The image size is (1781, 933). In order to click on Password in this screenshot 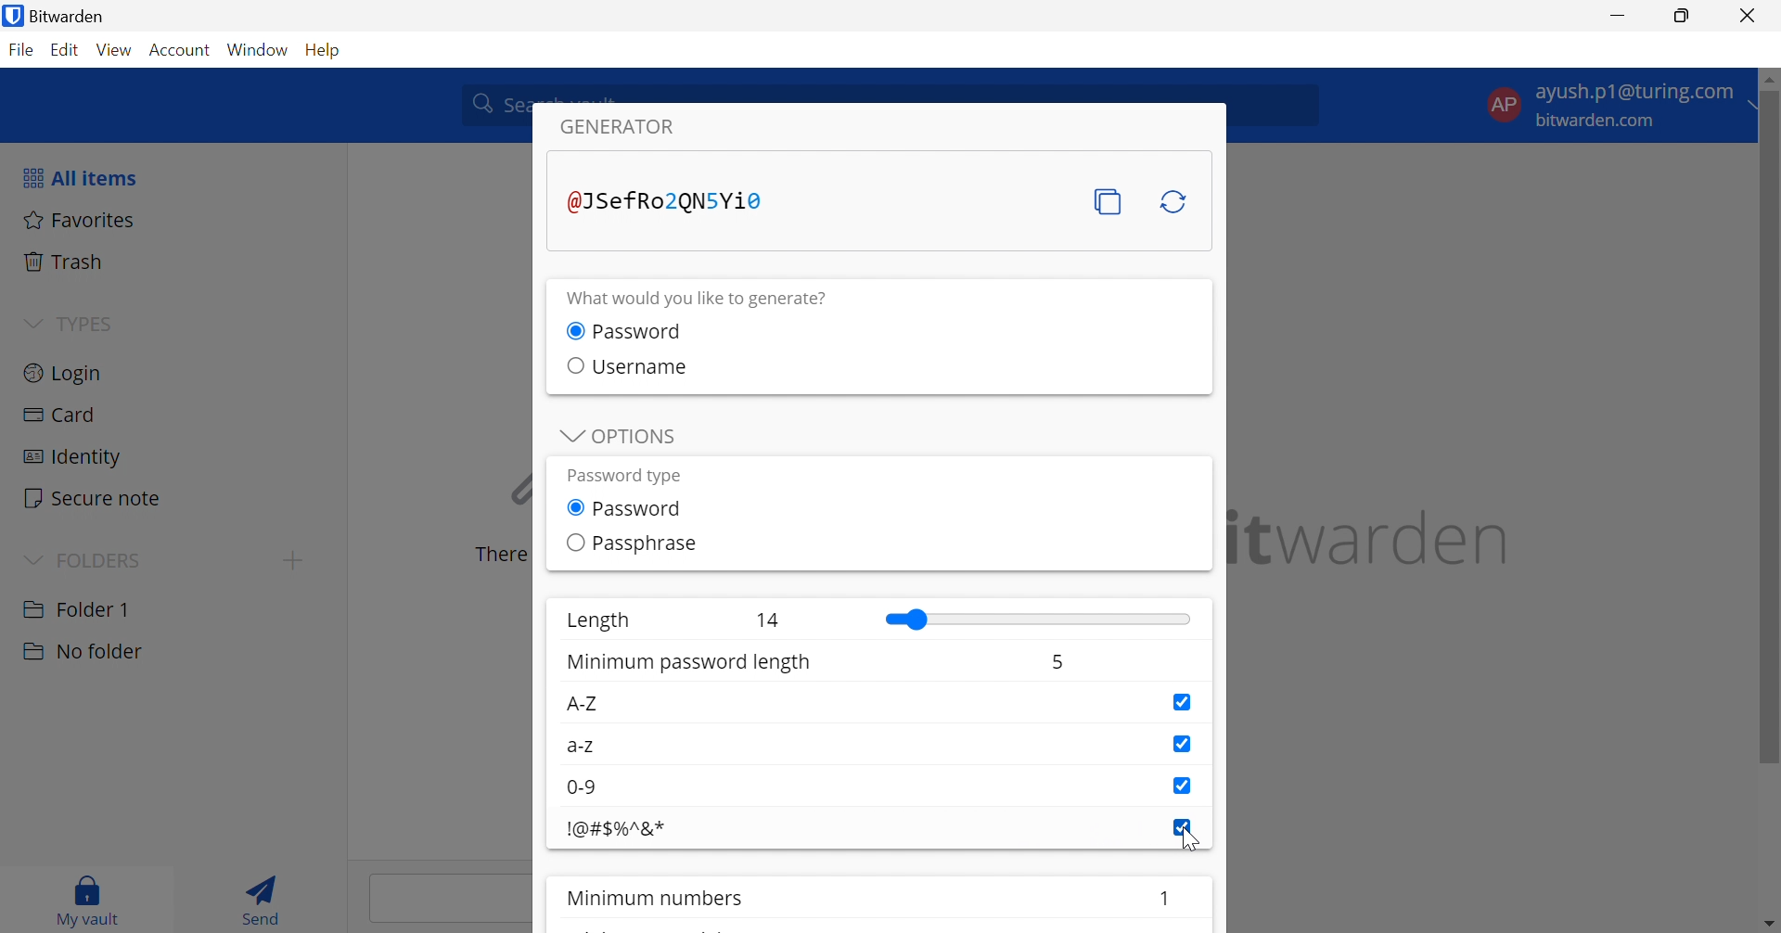, I will do `click(643, 510)`.